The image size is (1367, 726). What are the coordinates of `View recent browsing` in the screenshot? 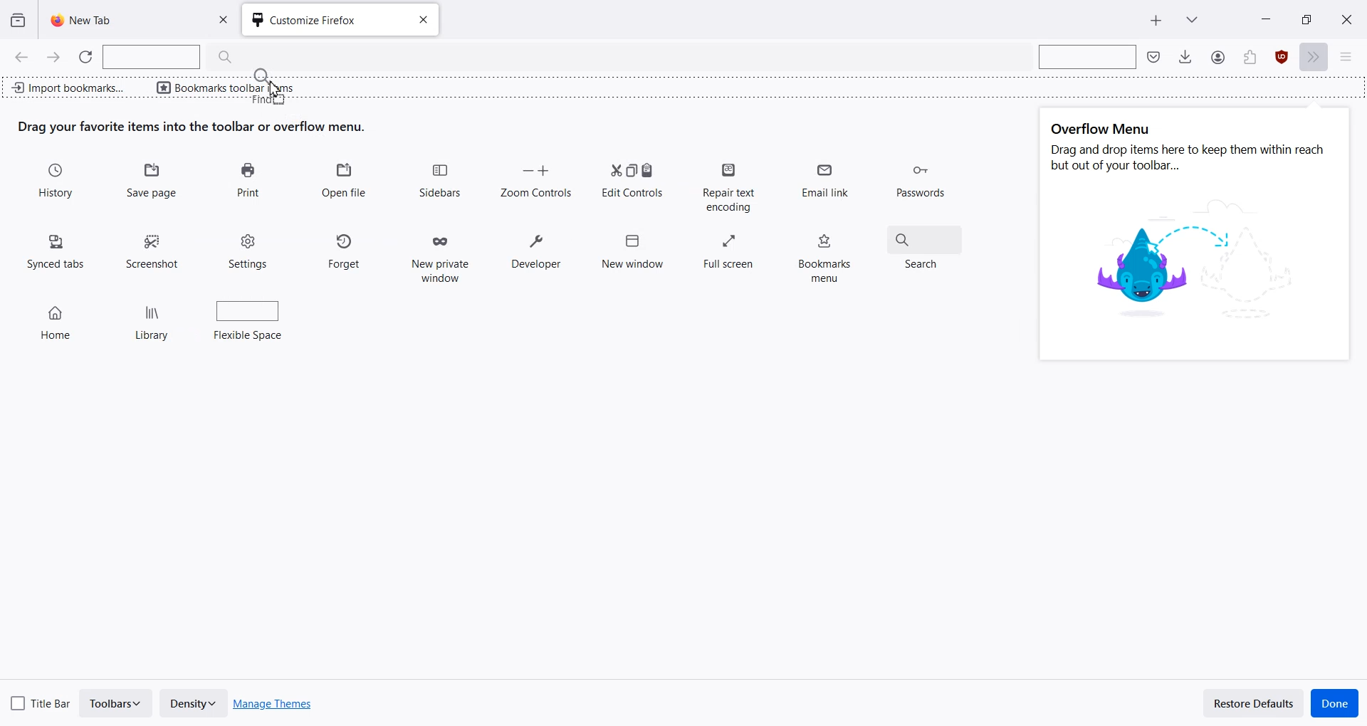 It's located at (19, 21).